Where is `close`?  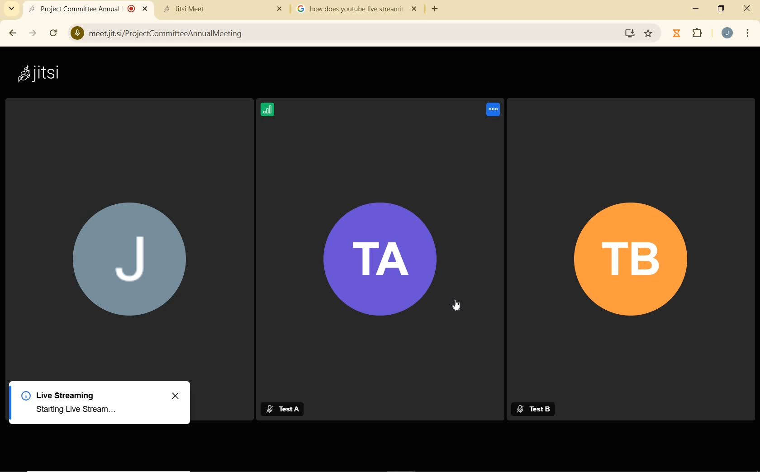
close is located at coordinates (174, 396).